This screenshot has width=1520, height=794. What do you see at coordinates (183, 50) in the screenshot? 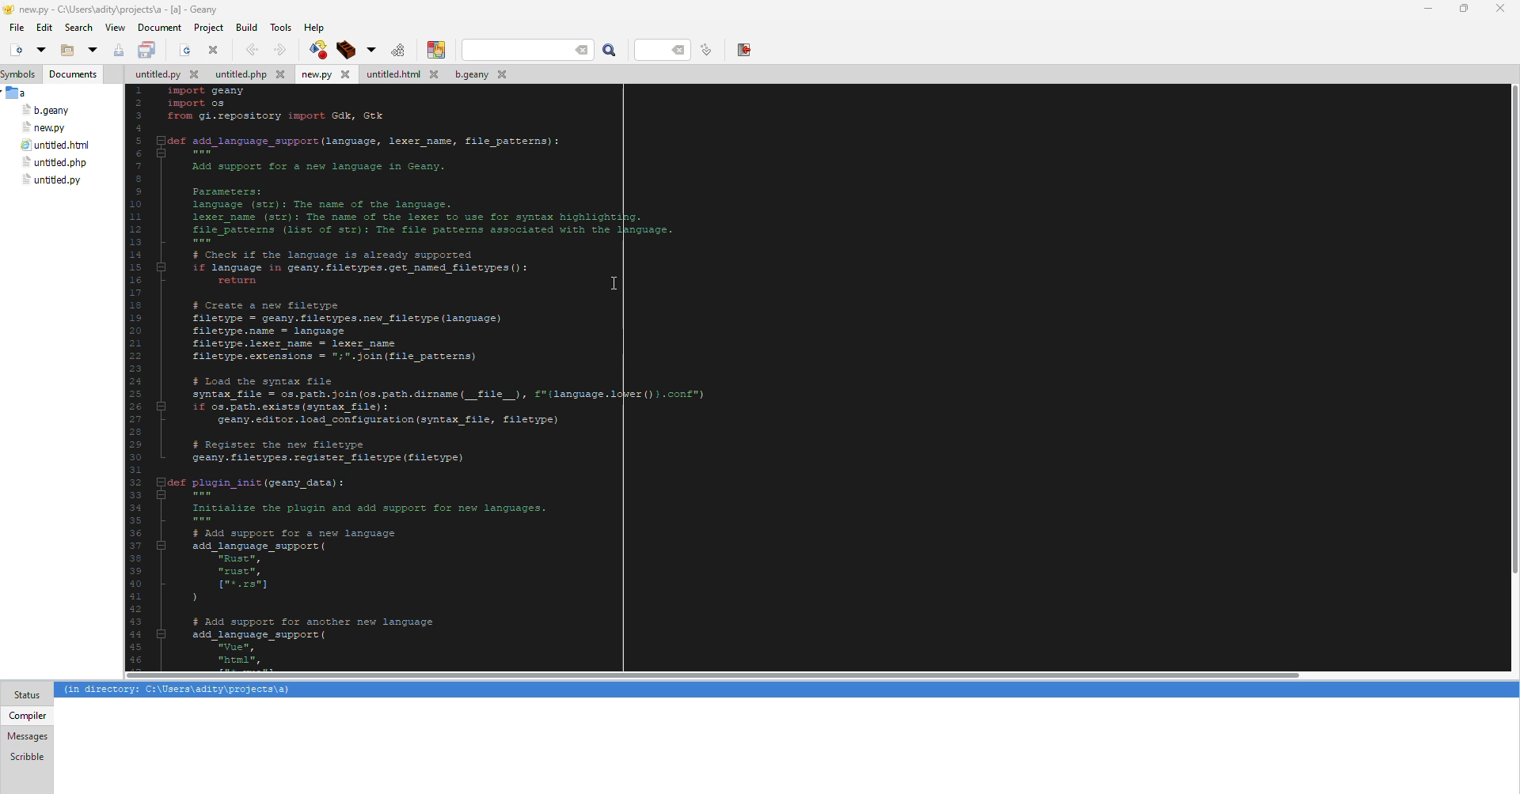
I see `open` at bounding box center [183, 50].